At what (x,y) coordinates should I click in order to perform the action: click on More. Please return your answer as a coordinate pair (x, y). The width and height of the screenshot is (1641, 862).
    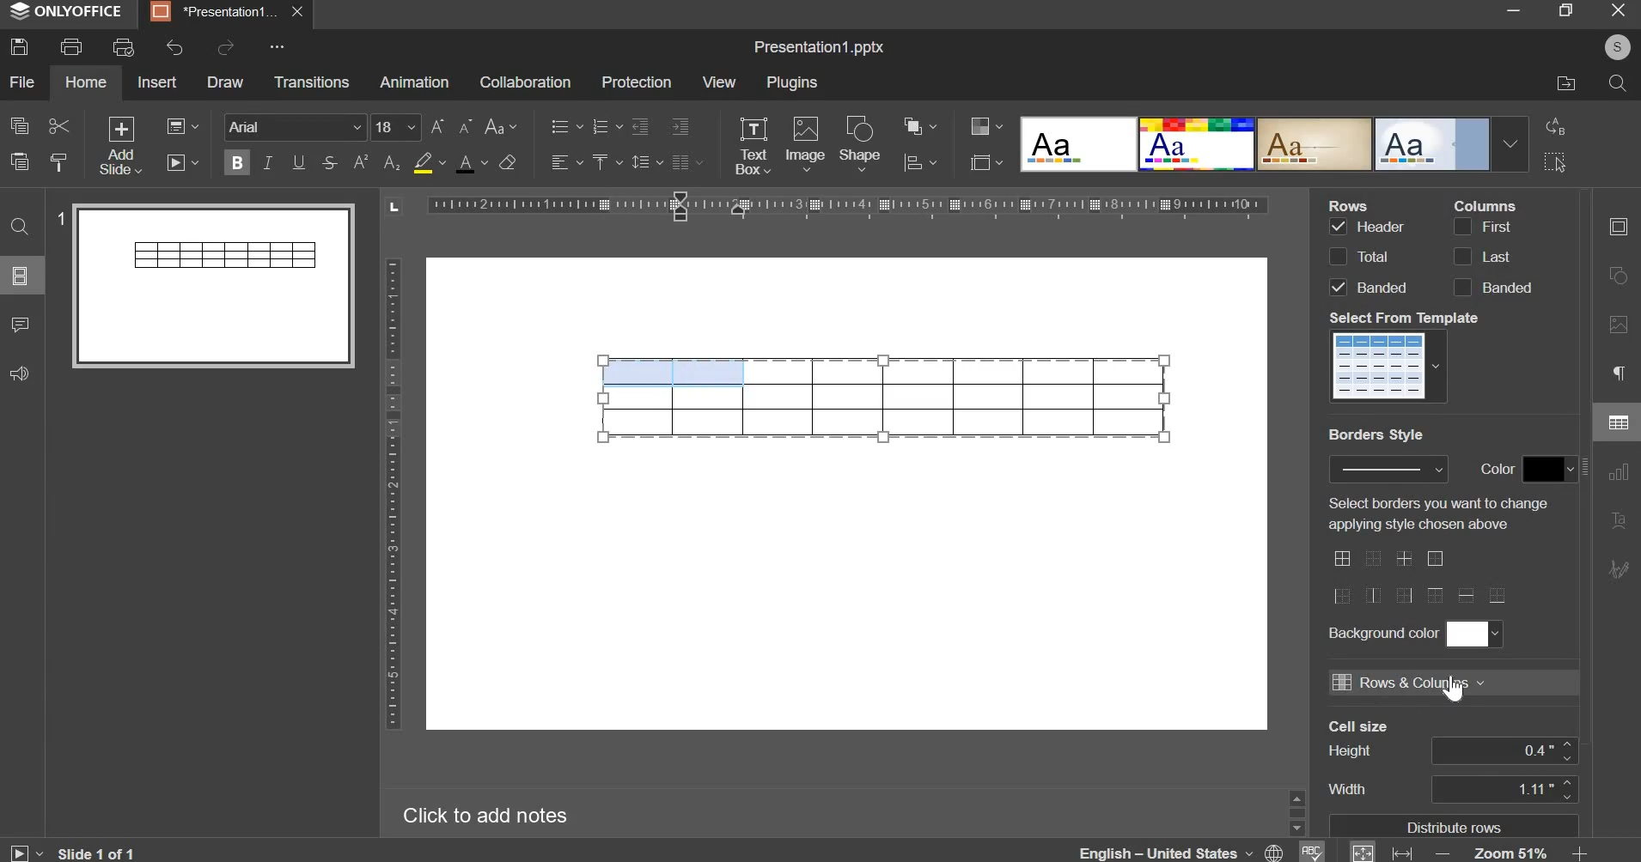
    Looking at the image, I should click on (275, 47).